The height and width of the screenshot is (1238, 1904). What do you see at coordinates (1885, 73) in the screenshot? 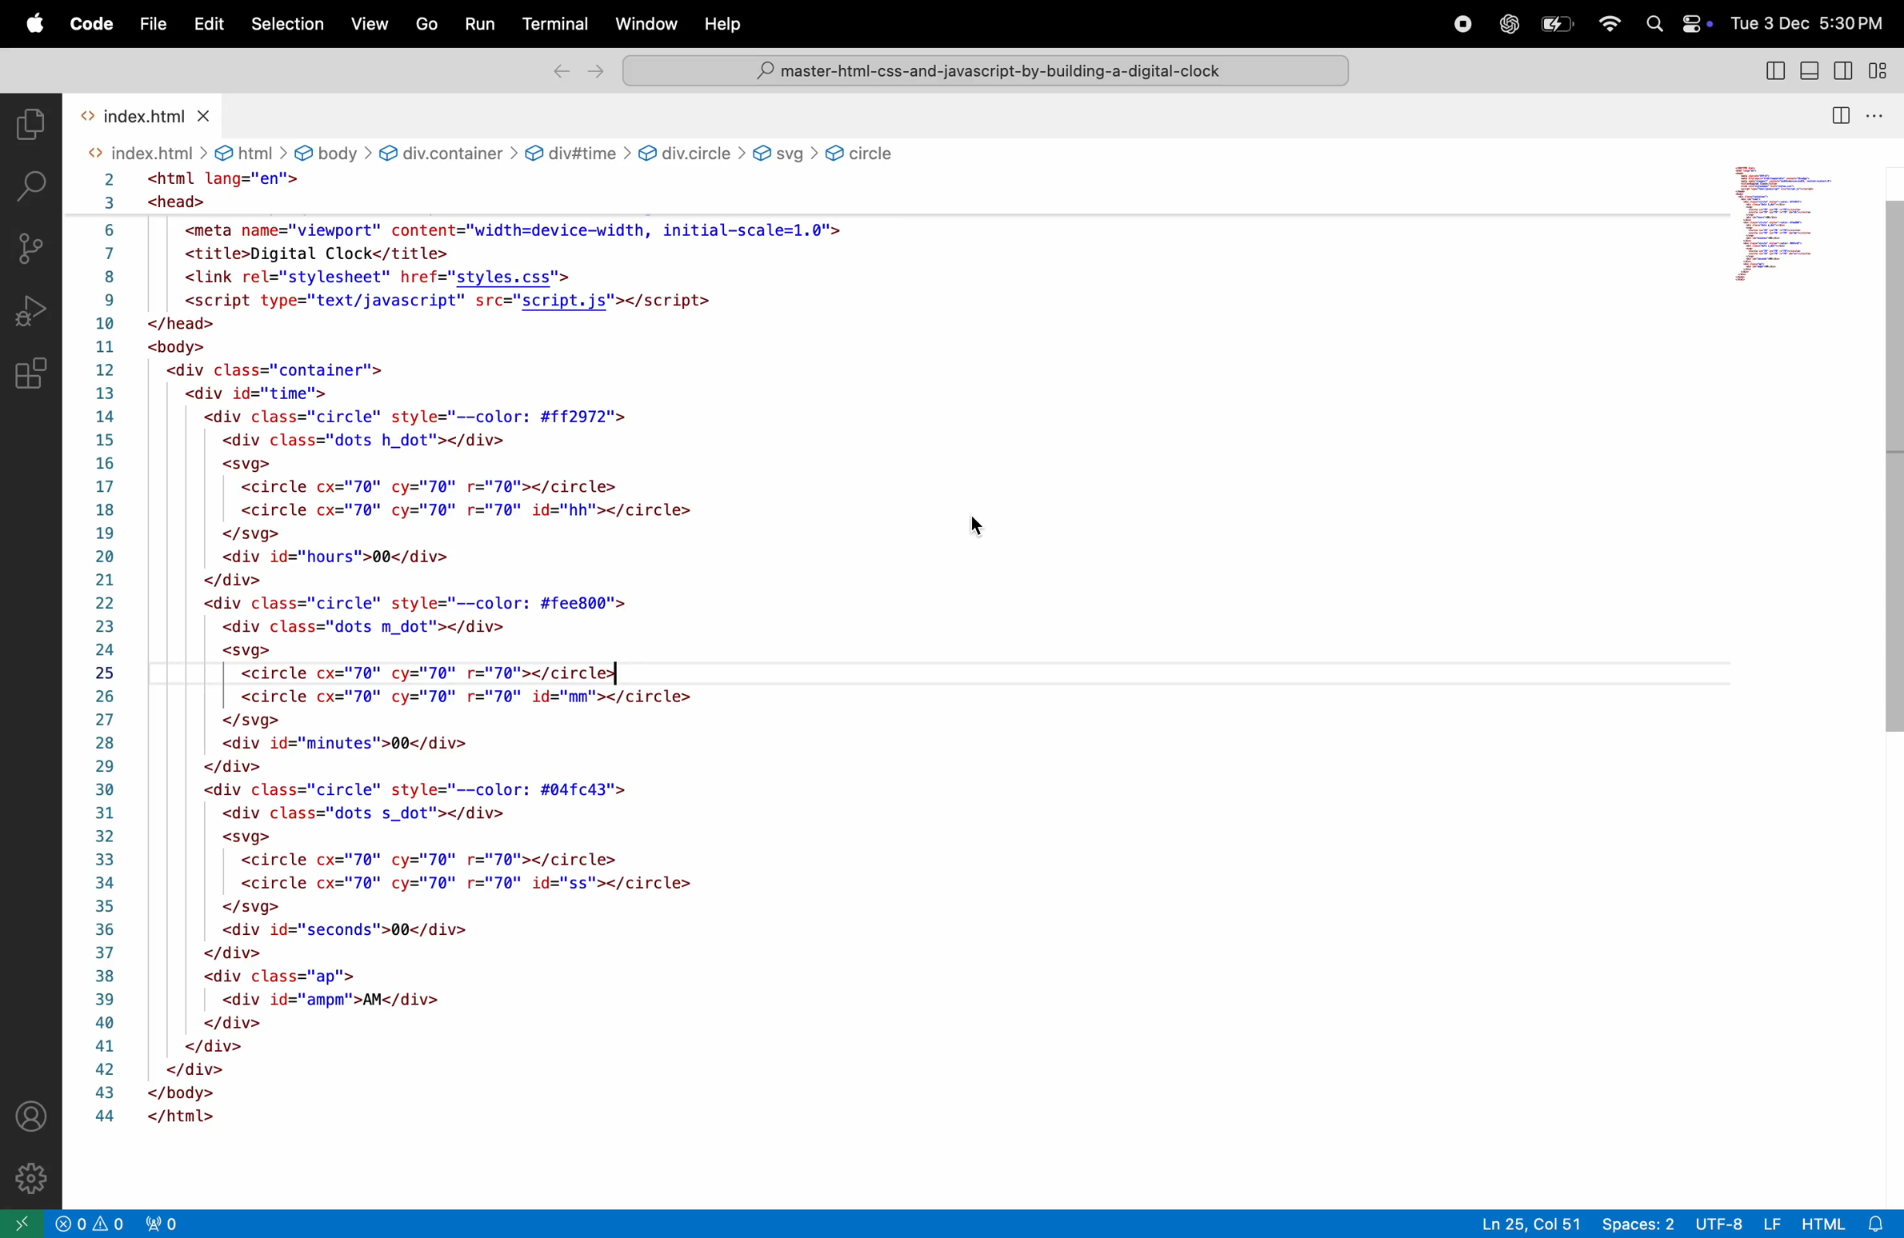
I see `customize layout` at bounding box center [1885, 73].